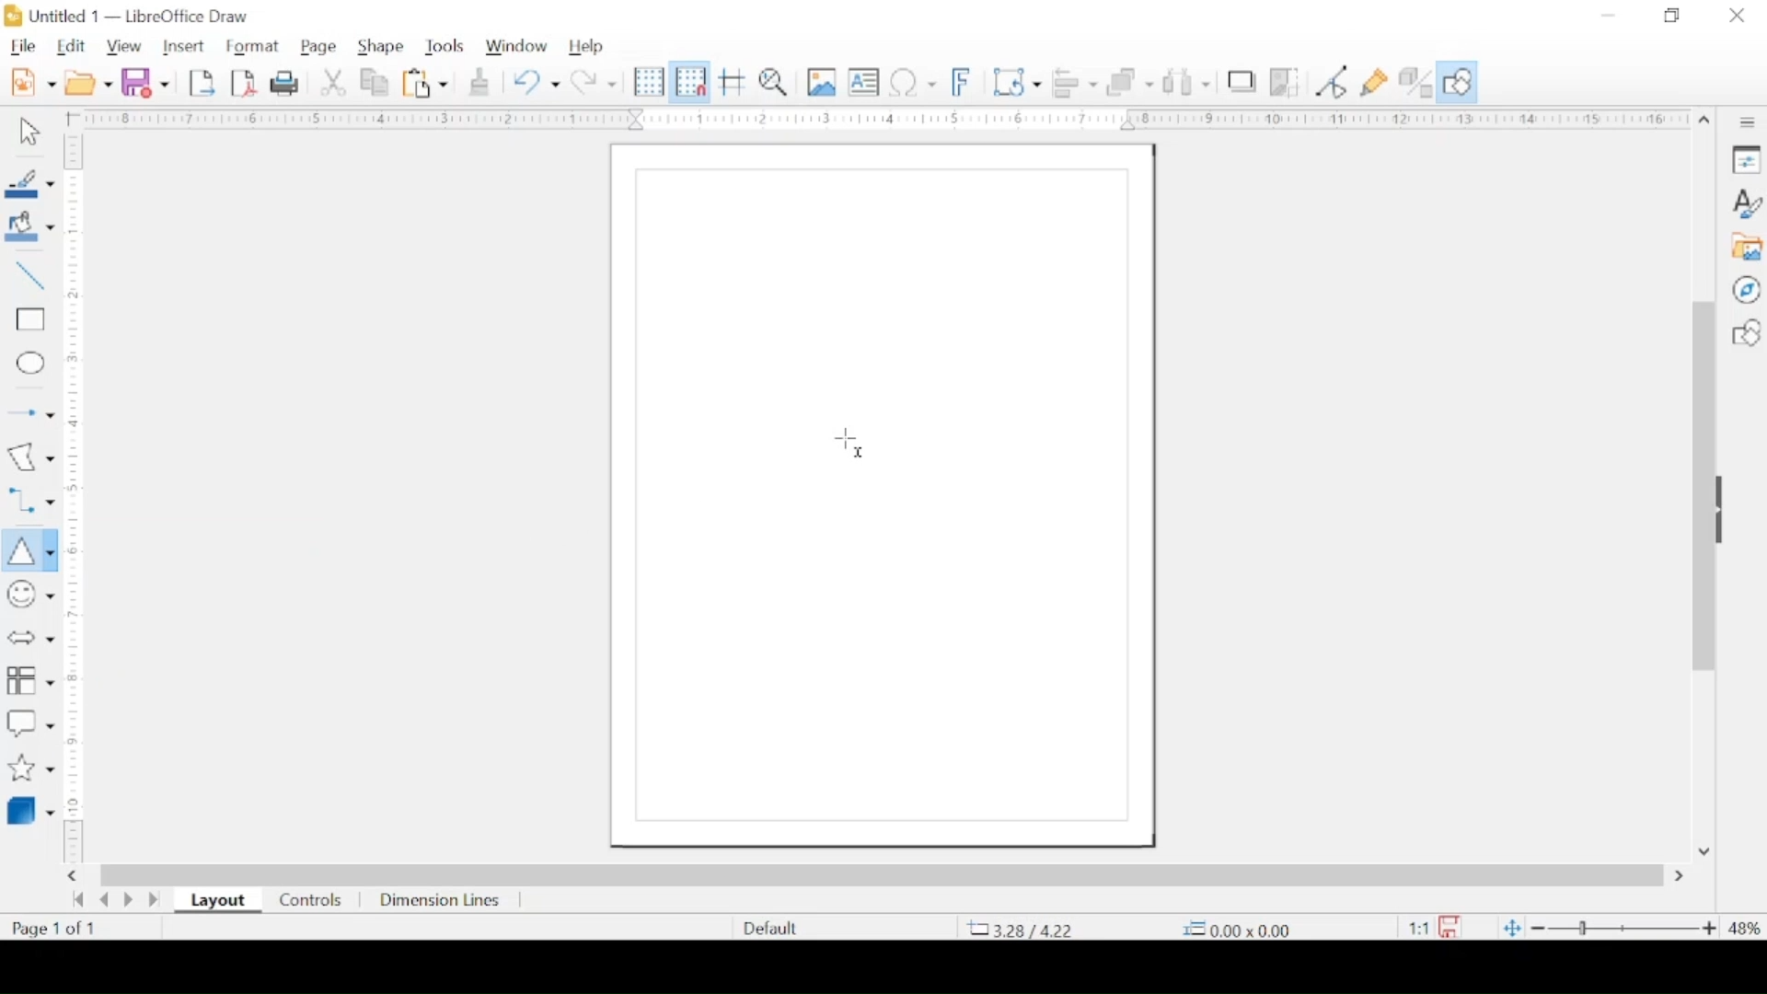 The image size is (1767, 994). Describe the element at coordinates (1187, 83) in the screenshot. I see `show at least three objects to distribute` at that location.